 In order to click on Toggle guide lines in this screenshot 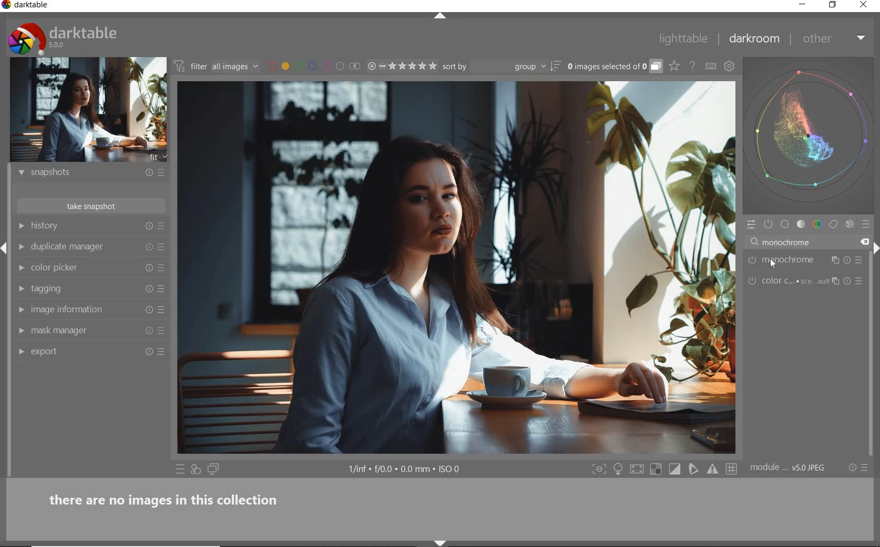, I will do `click(732, 468)`.